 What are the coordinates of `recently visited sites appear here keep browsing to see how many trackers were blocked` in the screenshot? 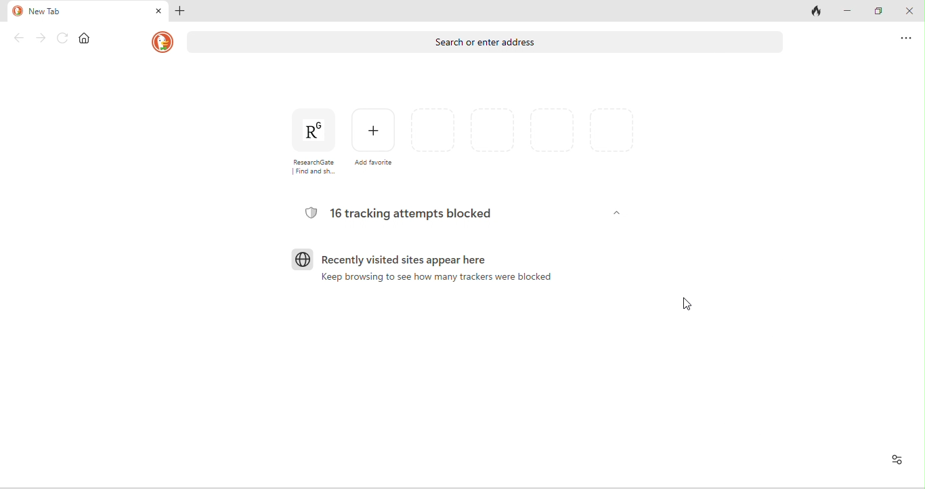 It's located at (423, 273).